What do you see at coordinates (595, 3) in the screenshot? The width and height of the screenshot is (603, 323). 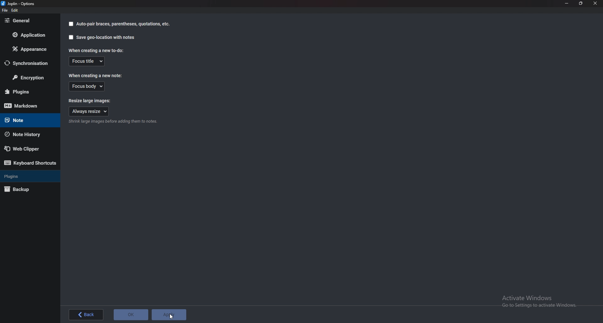 I see `Close` at bounding box center [595, 3].